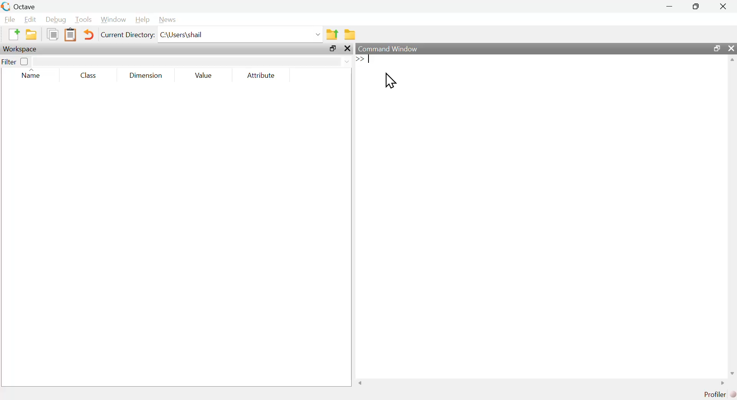 This screenshot has height=400, width=737. What do you see at coordinates (33, 74) in the screenshot?
I see `name` at bounding box center [33, 74].